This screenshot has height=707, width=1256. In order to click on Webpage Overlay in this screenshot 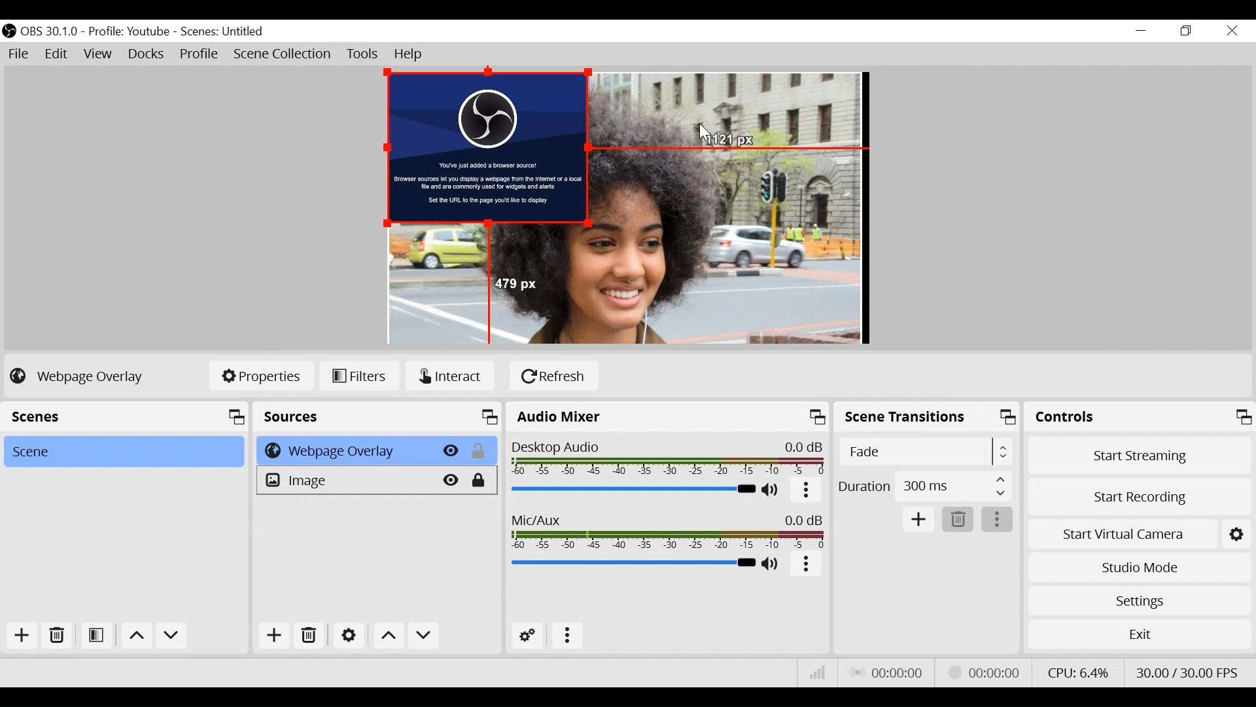, I will do `click(485, 145)`.